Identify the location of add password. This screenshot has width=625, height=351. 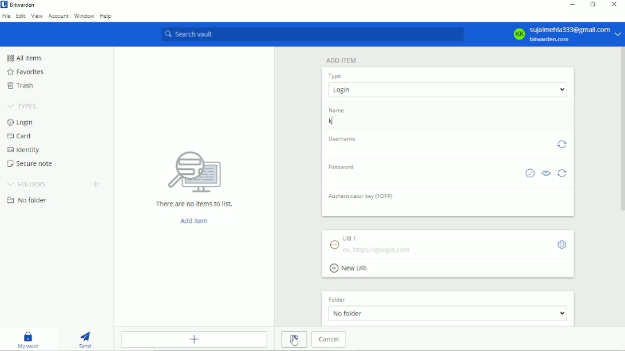
(421, 178).